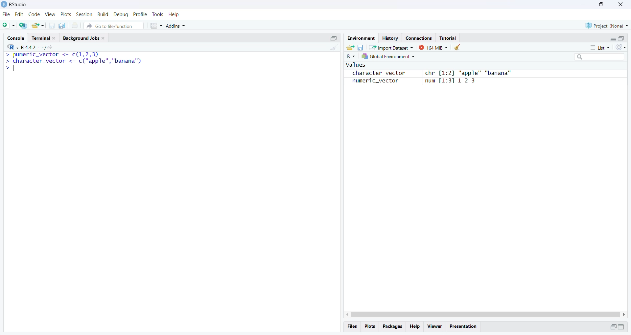 This screenshot has height=335, width=631. Describe the element at coordinates (602, 47) in the screenshot. I see `list` at that location.